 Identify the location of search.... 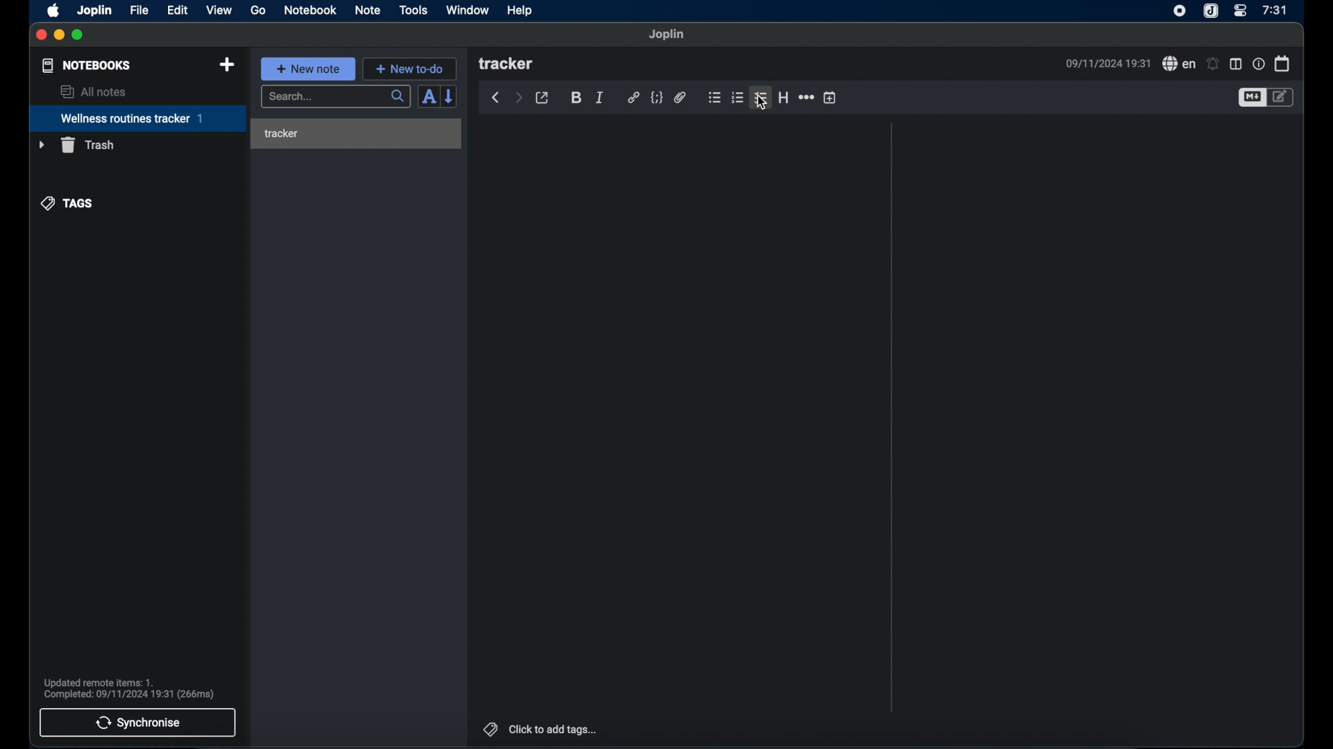
(337, 97).